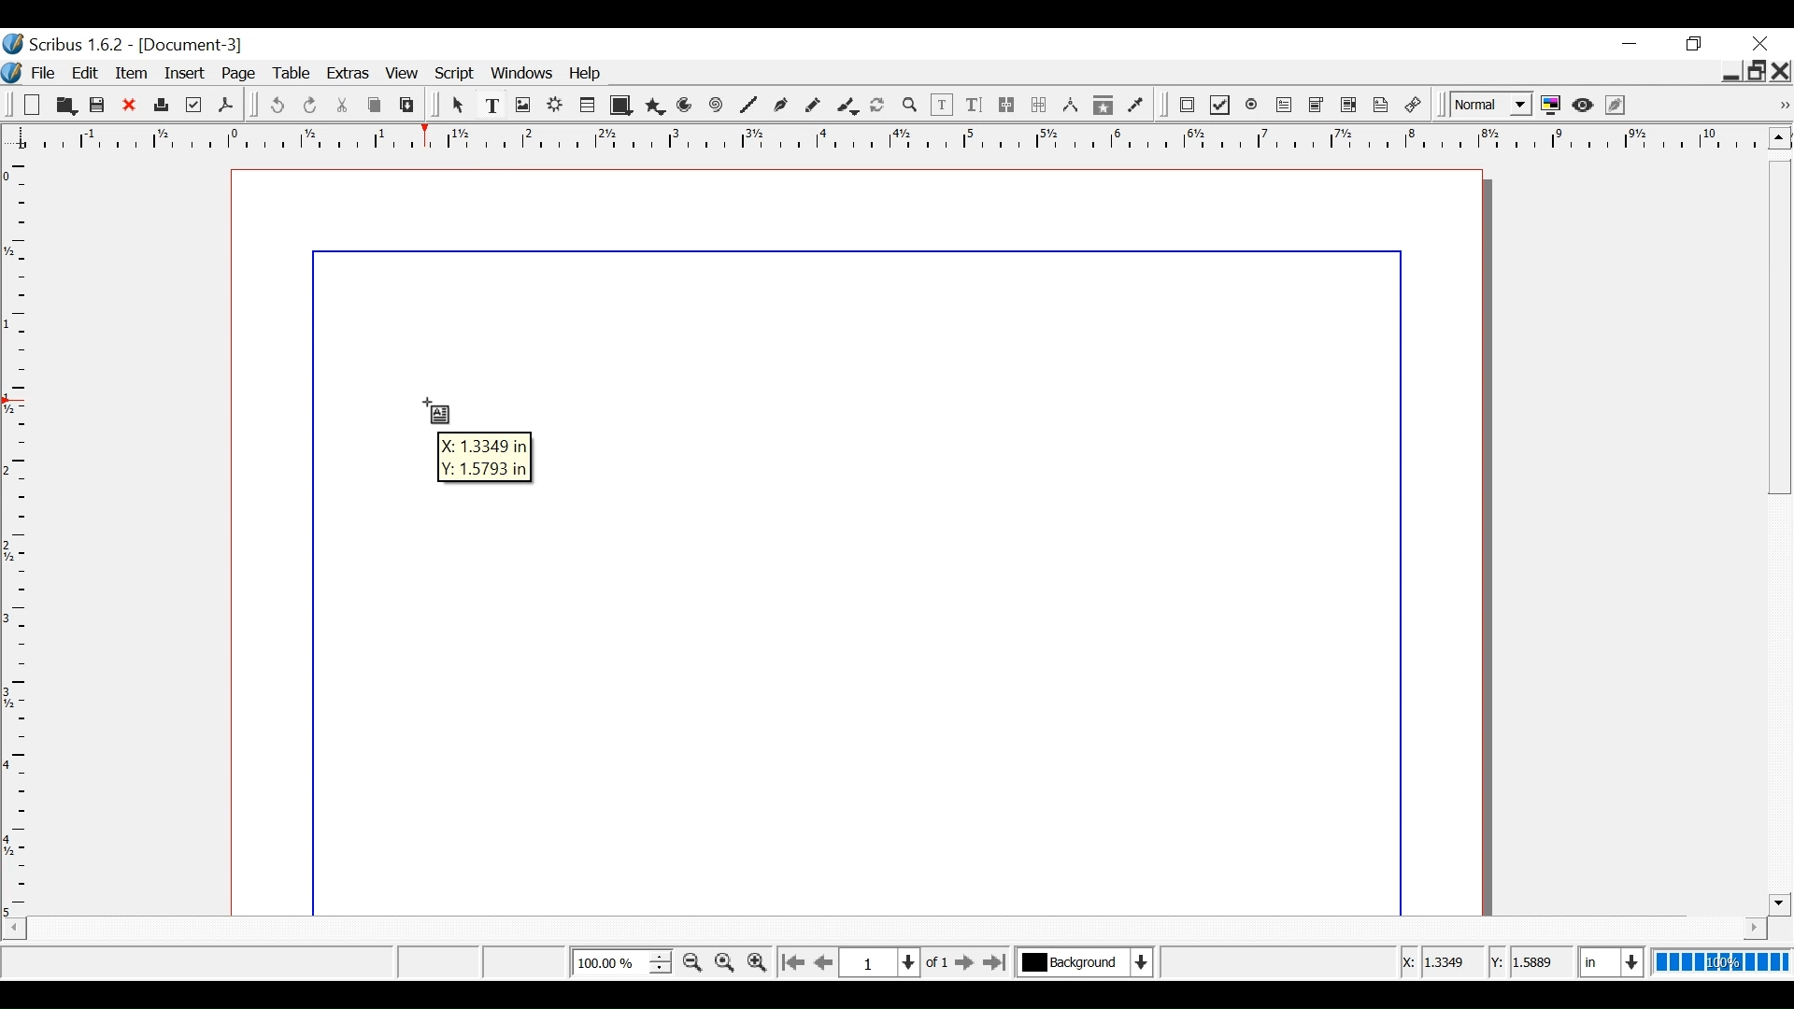 The height and width of the screenshot is (1009, 1794). What do you see at coordinates (312, 104) in the screenshot?
I see `Redo` at bounding box center [312, 104].